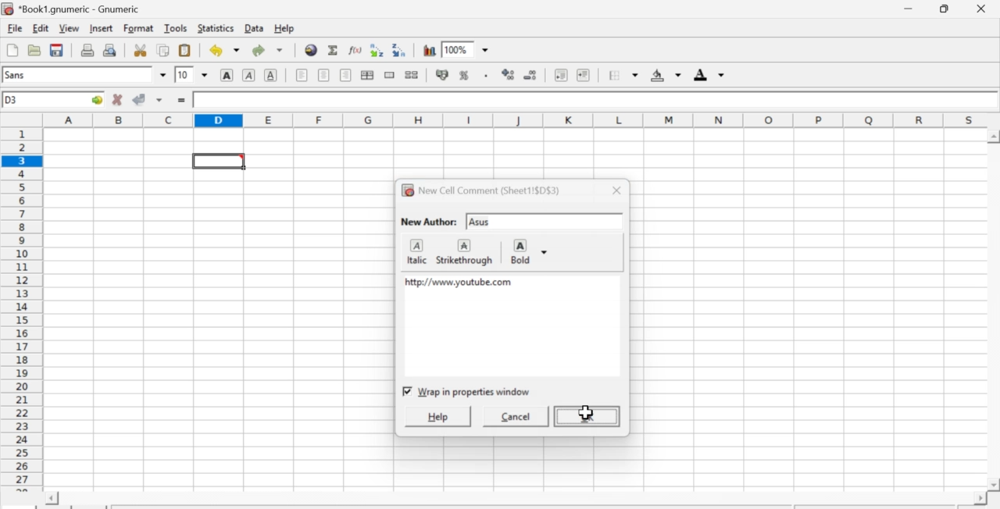  I want to click on Print preview, so click(112, 50).